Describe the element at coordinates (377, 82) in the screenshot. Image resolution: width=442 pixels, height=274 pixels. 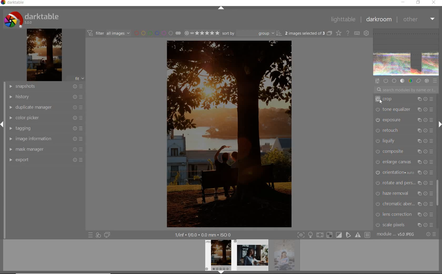
I see `quick access panel` at that location.